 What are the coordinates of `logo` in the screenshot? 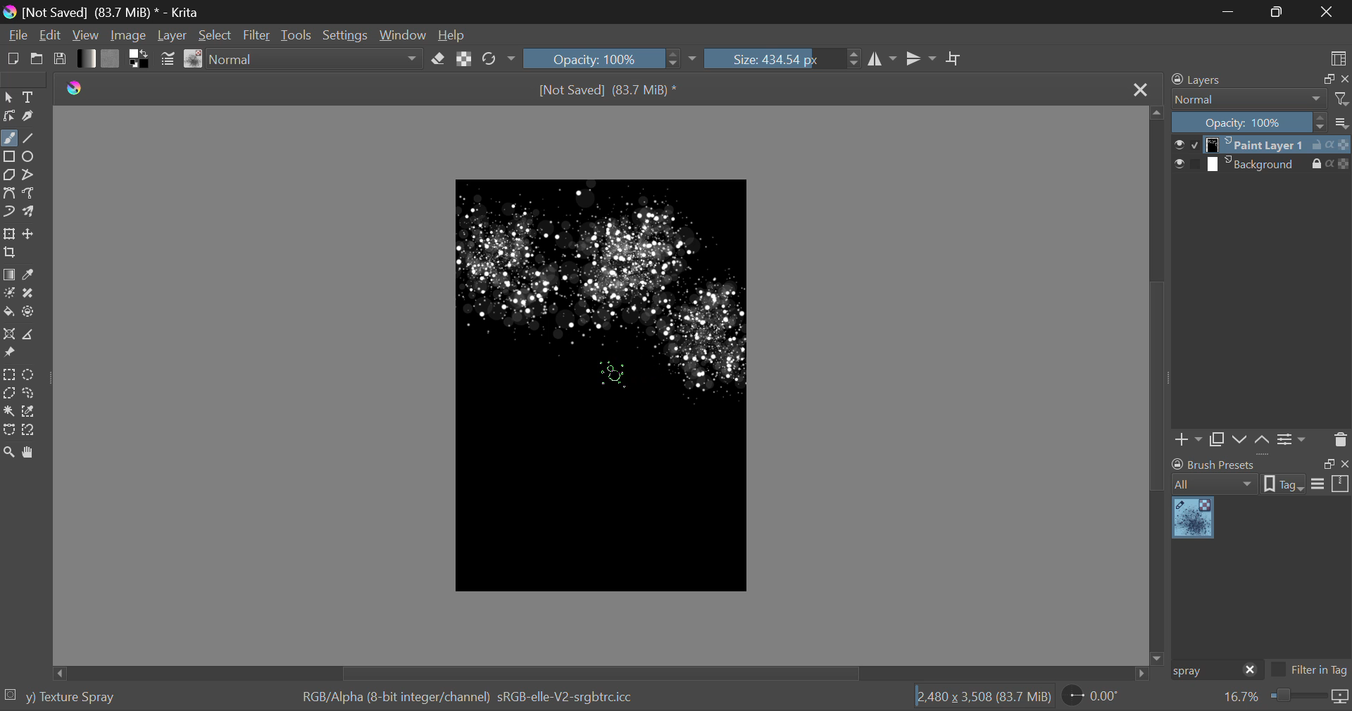 It's located at (9, 13).